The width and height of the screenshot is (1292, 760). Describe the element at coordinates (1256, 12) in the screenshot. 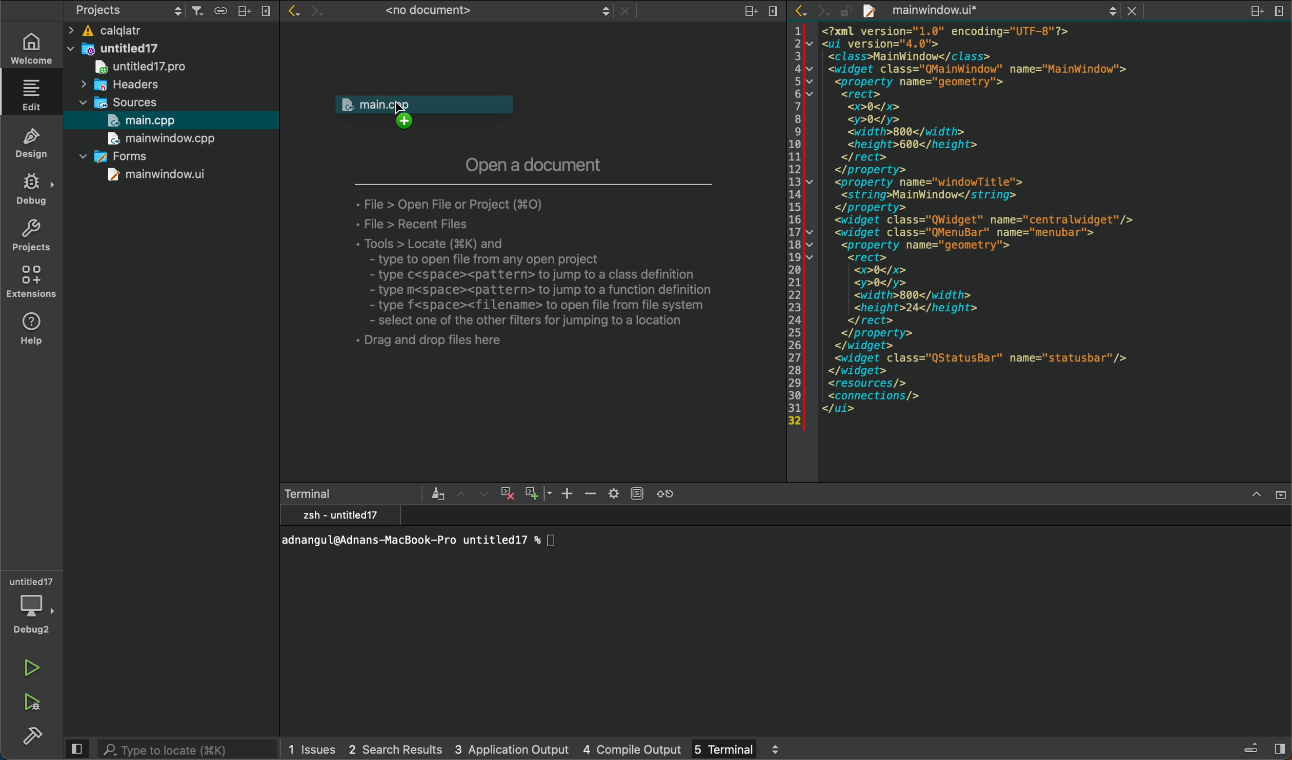

I see `split` at that location.